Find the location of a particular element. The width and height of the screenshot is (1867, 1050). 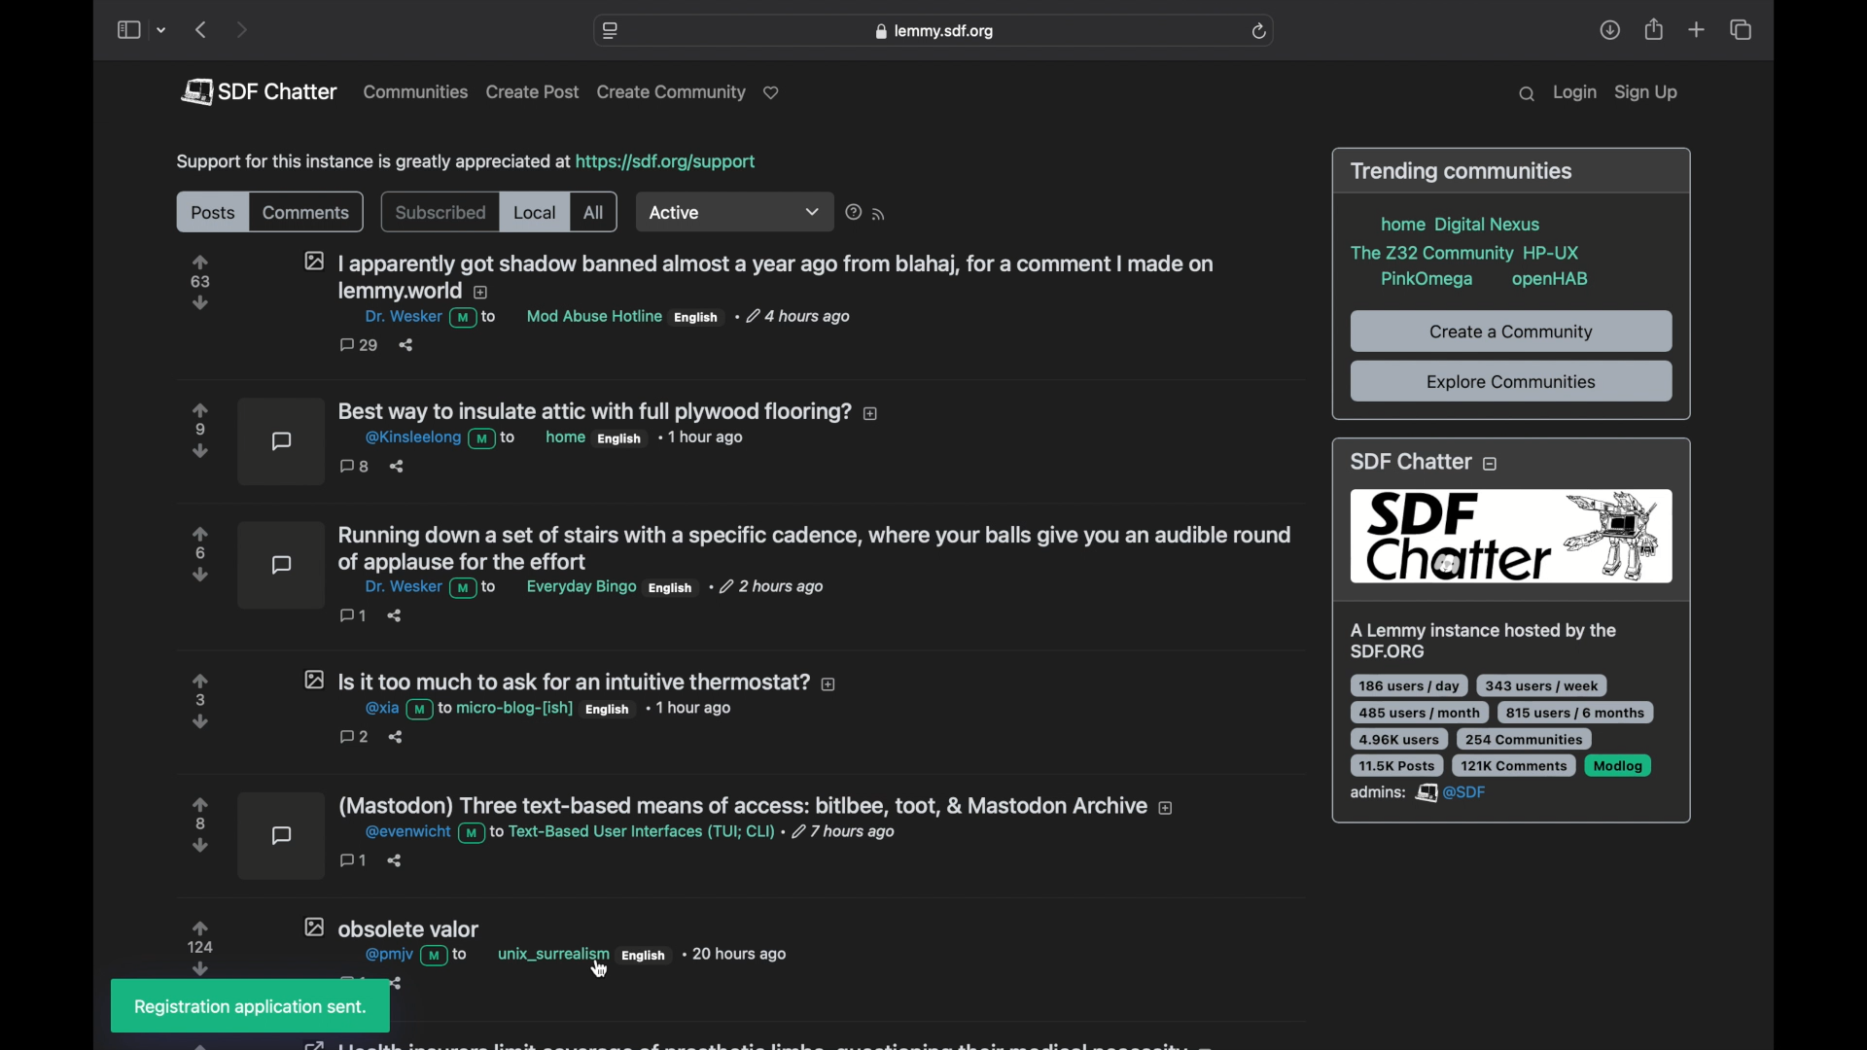

ocal is located at coordinates (536, 214).